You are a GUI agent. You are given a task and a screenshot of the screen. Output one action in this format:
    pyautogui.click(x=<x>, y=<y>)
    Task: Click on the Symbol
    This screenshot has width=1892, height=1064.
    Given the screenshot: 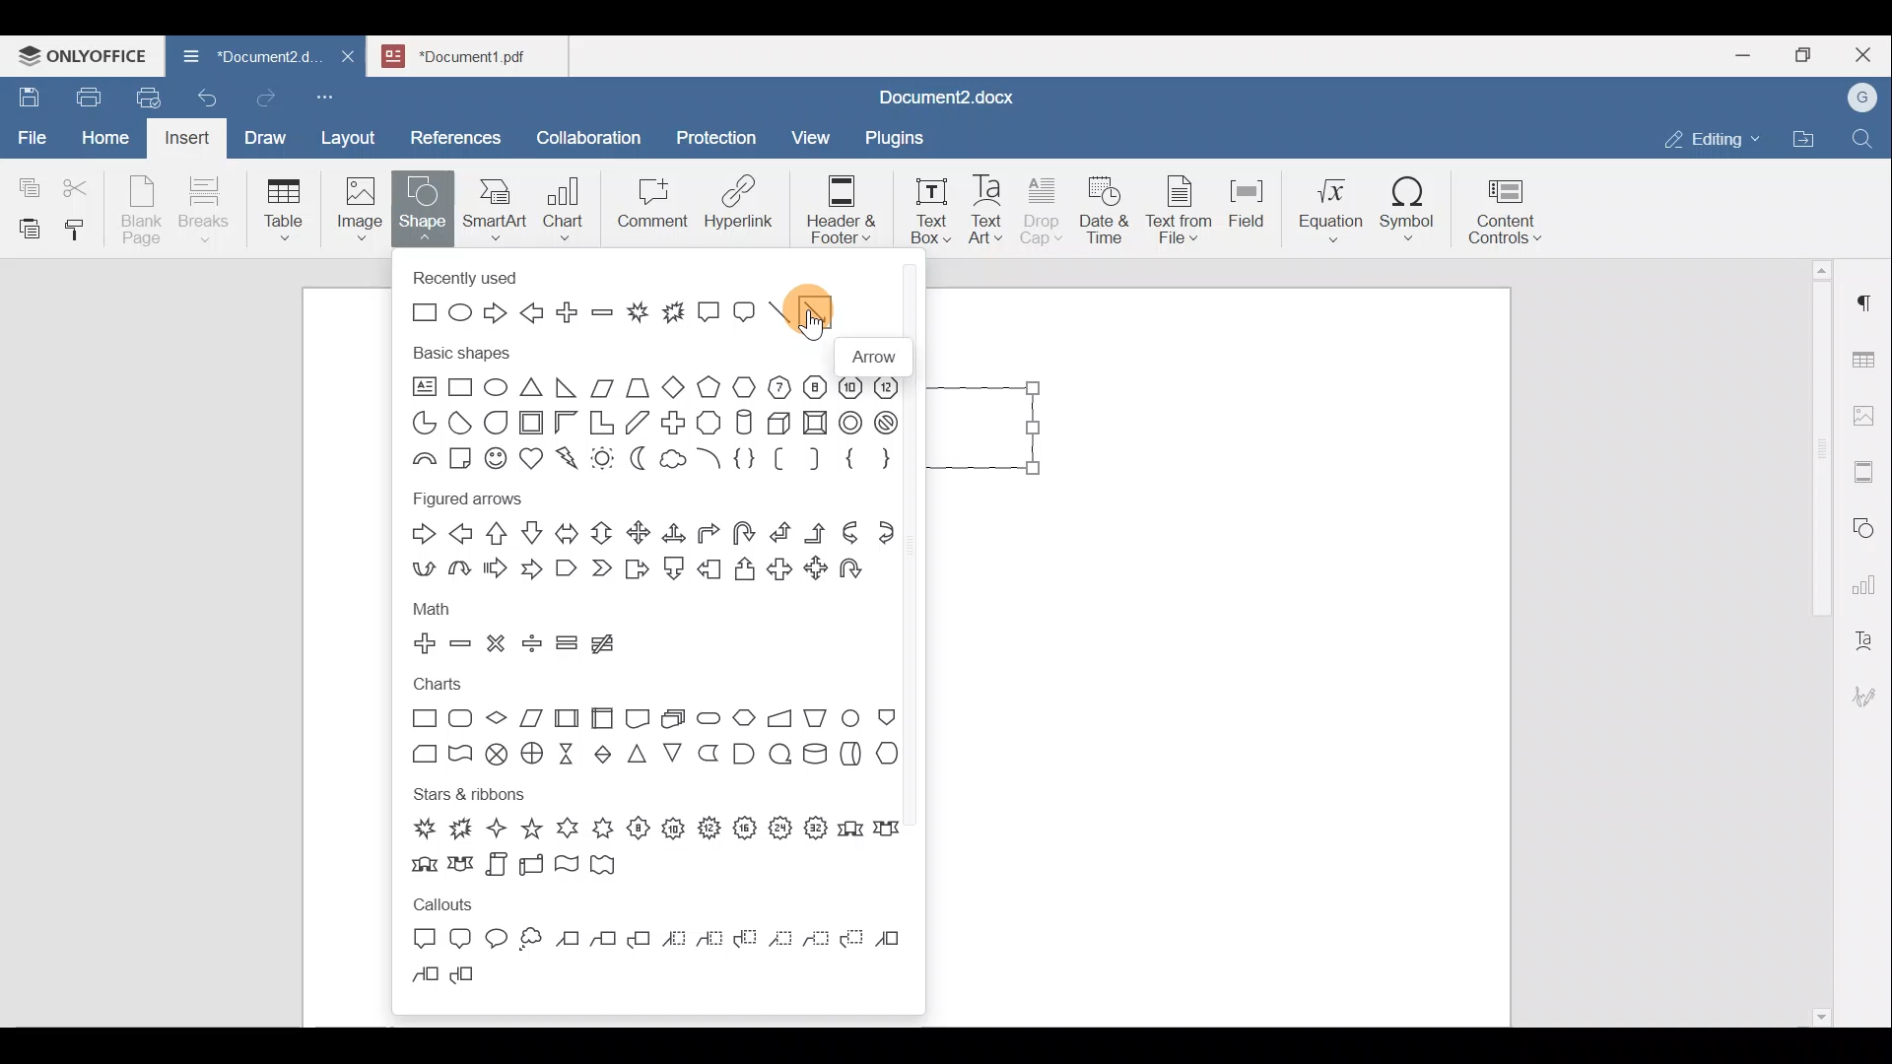 What is the action you would take?
    pyautogui.click(x=1408, y=215)
    